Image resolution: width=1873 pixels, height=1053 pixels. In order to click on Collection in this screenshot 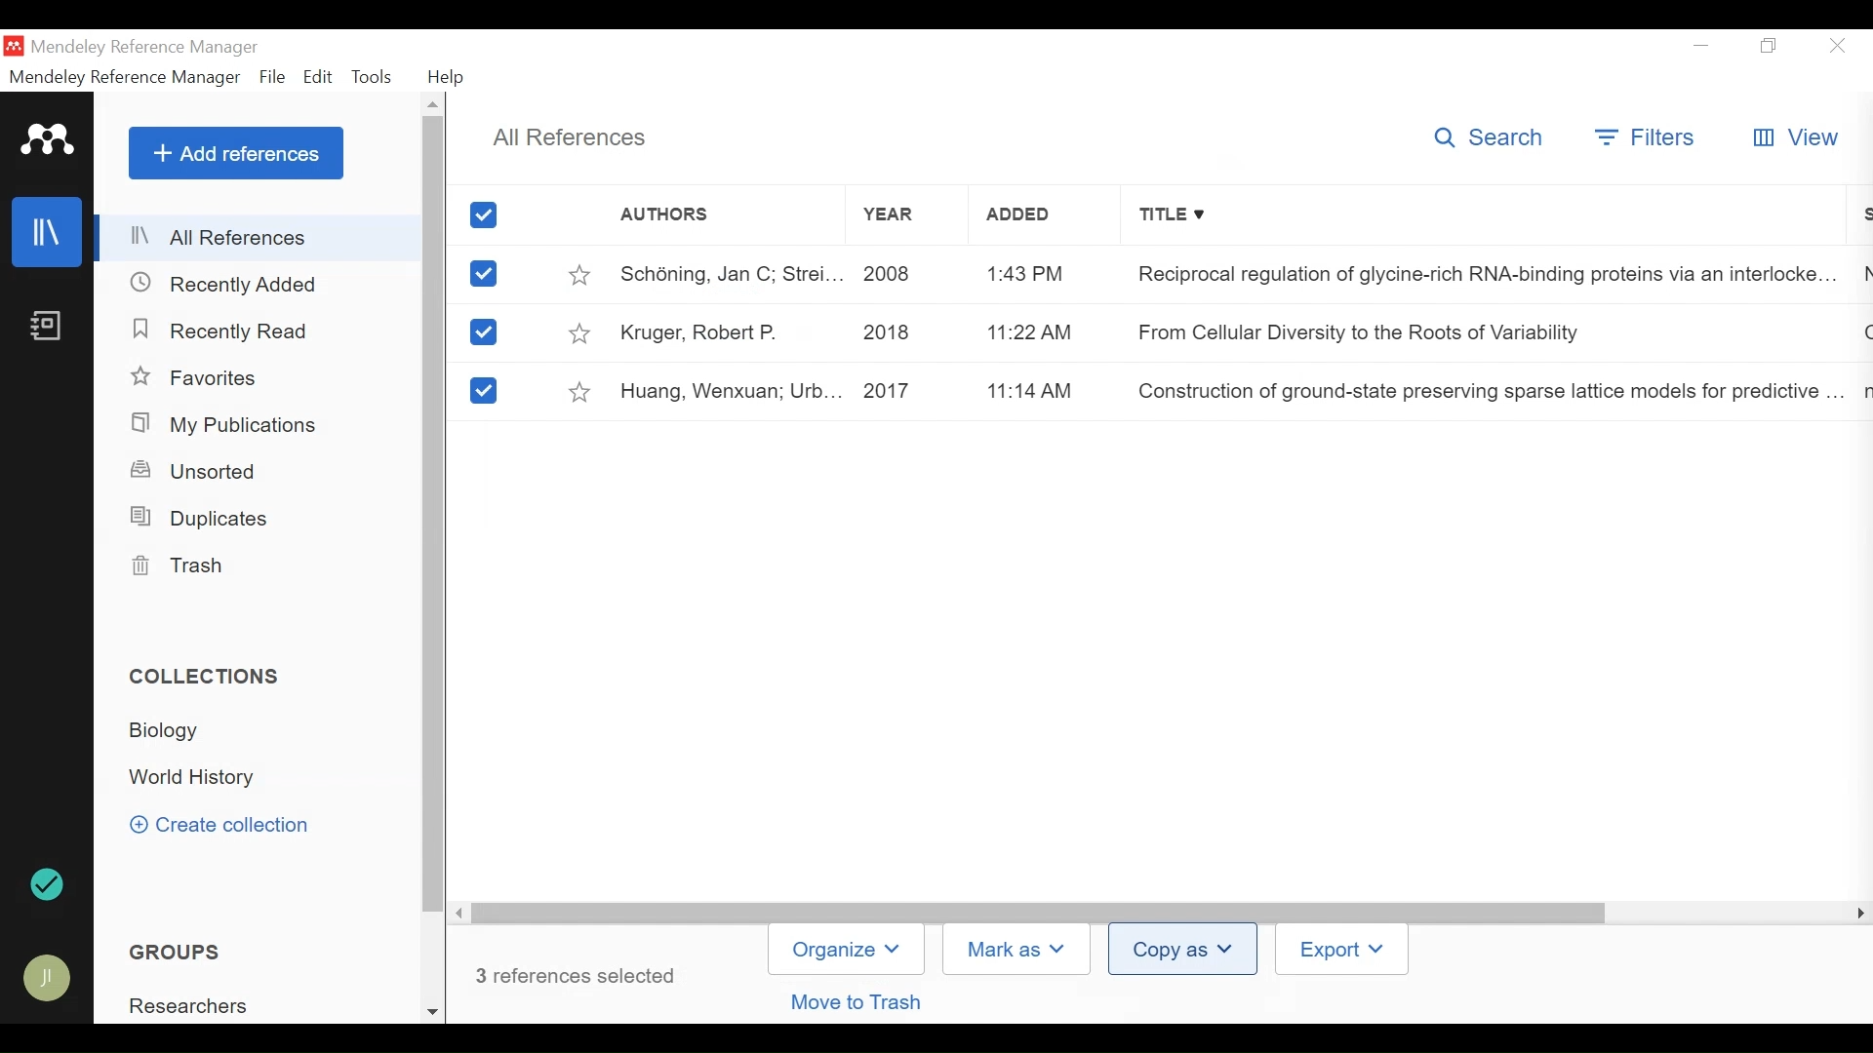, I will do `click(172, 731)`.